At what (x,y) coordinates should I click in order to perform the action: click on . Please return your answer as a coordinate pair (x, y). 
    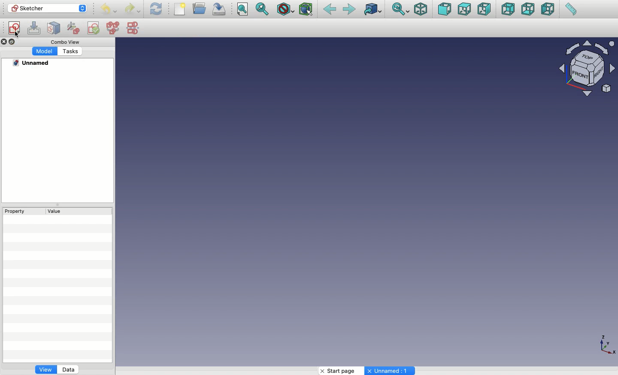
    Looking at the image, I should click on (391, 371).